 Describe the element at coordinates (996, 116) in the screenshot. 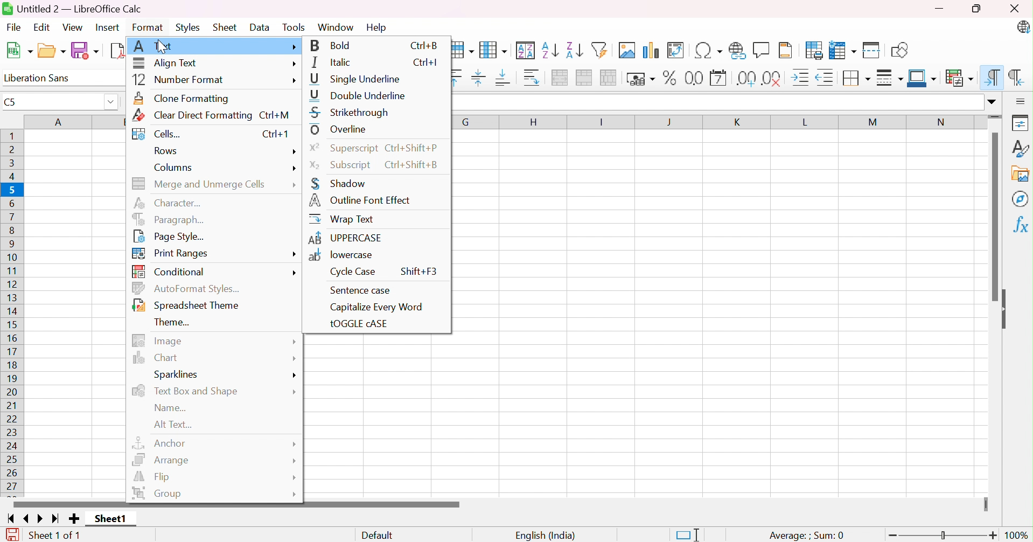

I see `Slider` at that location.